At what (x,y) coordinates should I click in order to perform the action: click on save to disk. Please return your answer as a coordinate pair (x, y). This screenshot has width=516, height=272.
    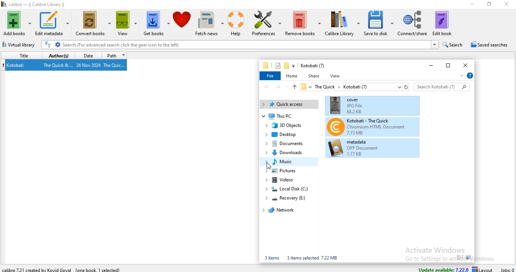
    Looking at the image, I should click on (379, 23).